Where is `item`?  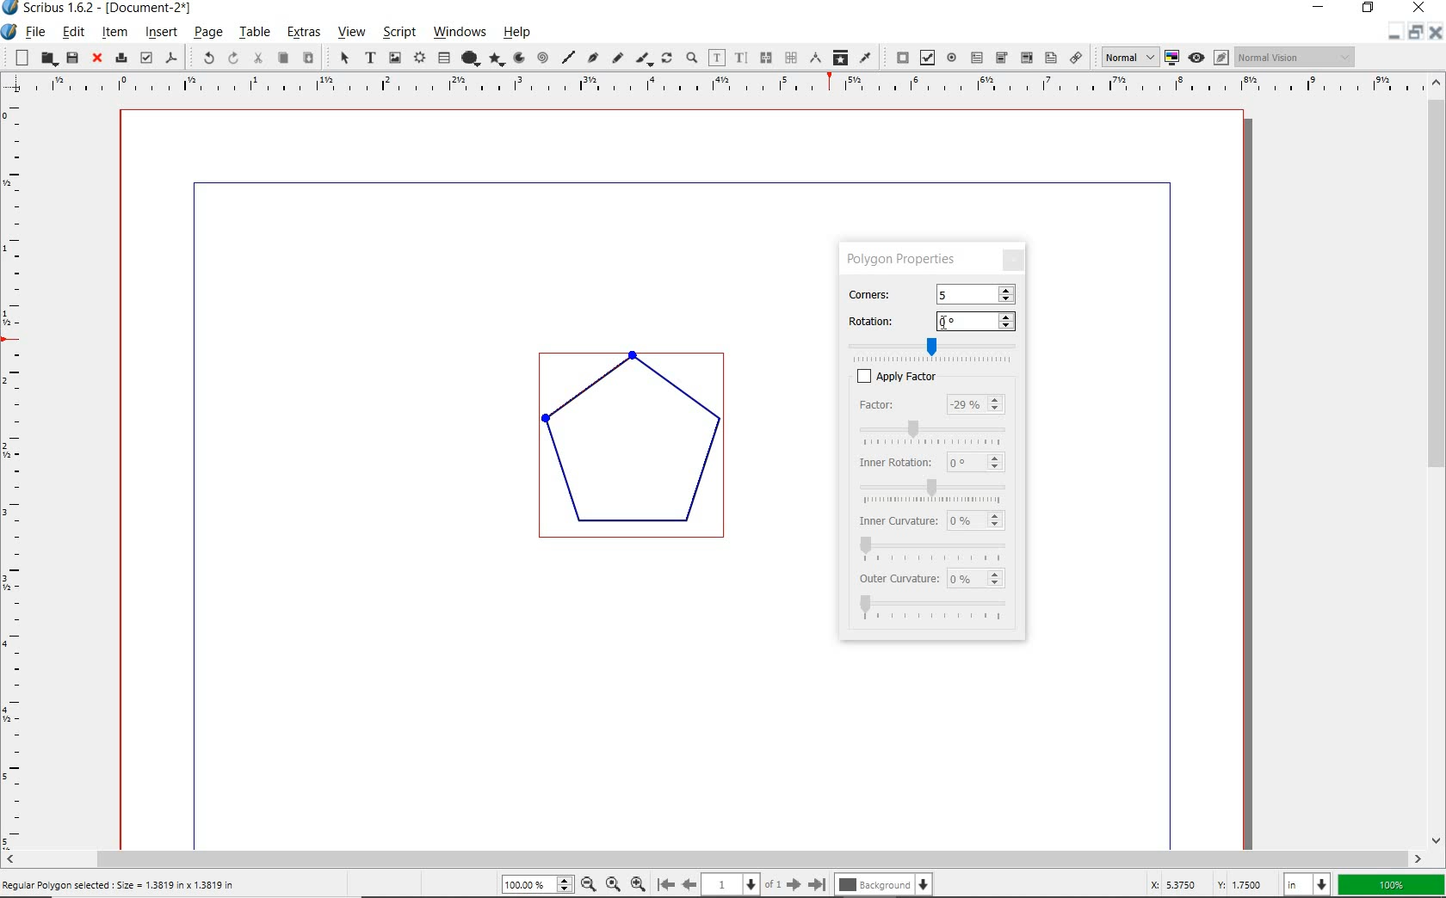
item is located at coordinates (114, 34).